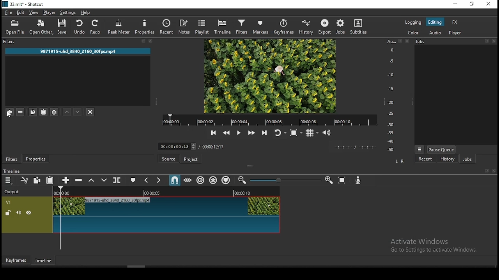 The height and width of the screenshot is (280, 499). I want to click on resize, so click(487, 170).